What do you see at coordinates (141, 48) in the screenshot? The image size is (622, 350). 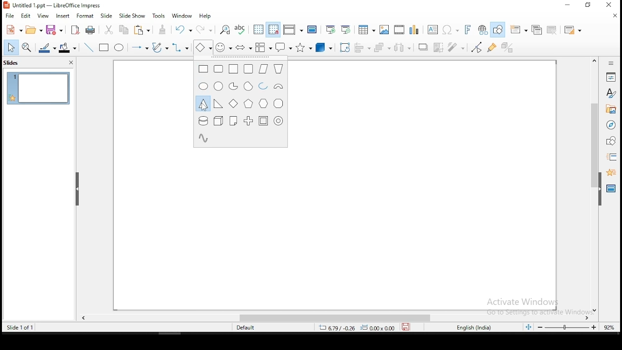 I see `lines and arrows` at bounding box center [141, 48].